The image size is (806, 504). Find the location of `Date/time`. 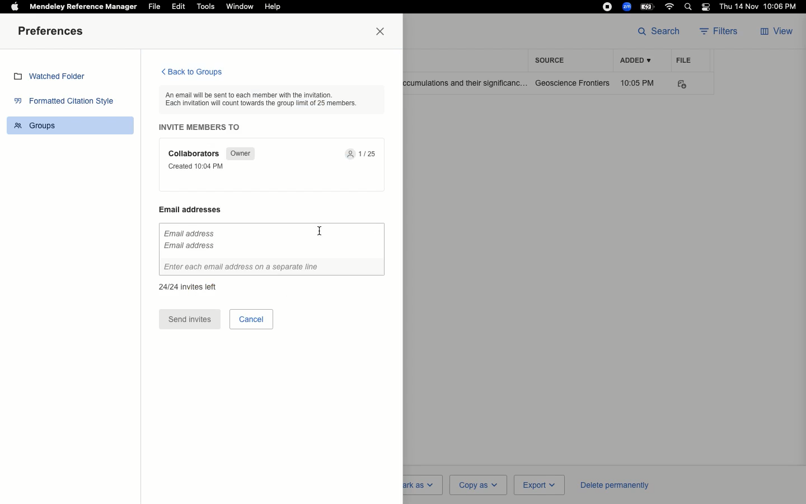

Date/time is located at coordinates (761, 7).